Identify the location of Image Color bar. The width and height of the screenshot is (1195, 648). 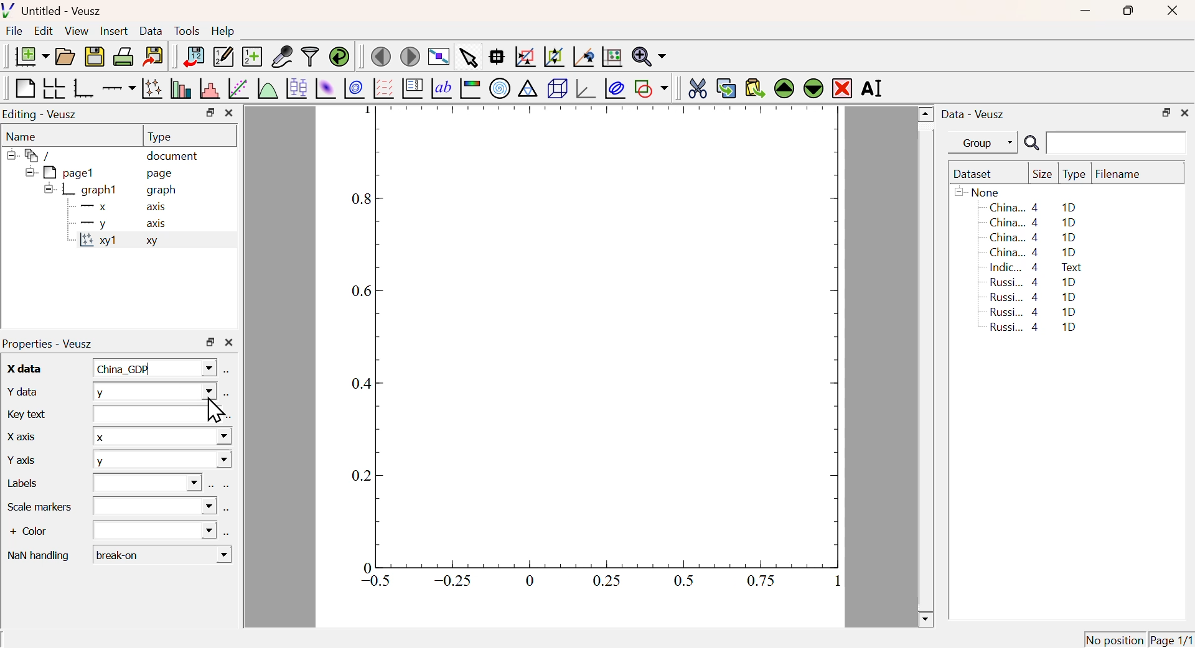
(471, 89).